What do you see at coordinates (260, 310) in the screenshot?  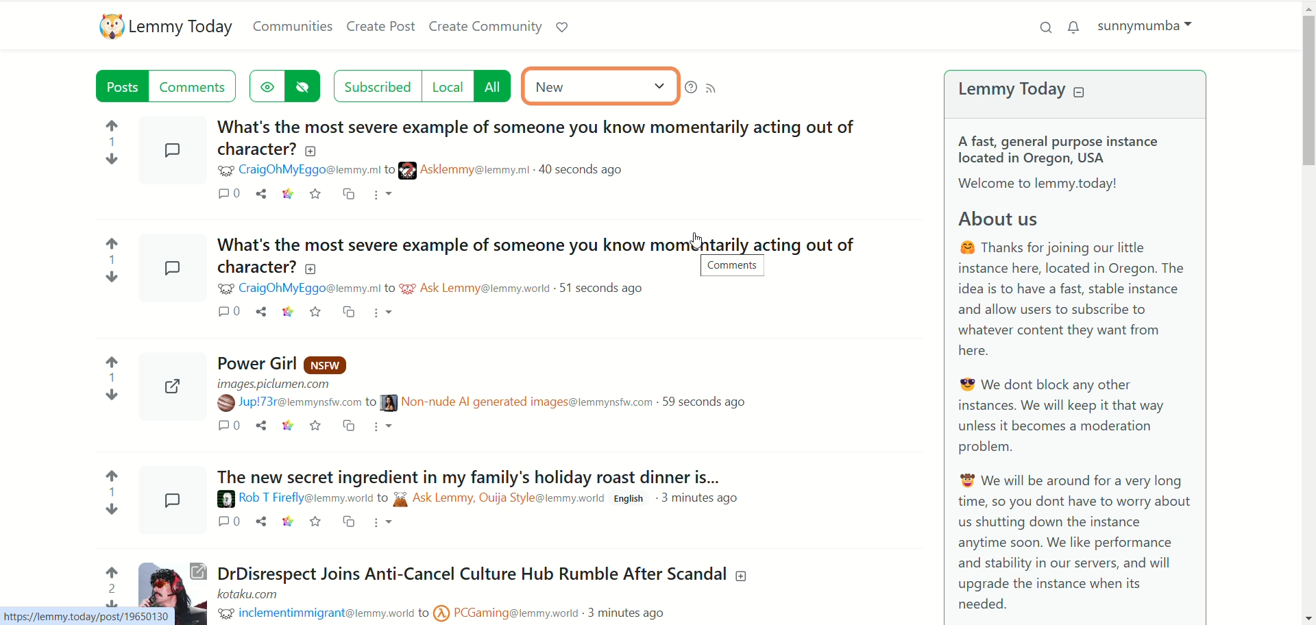 I see `share` at bounding box center [260, 310].